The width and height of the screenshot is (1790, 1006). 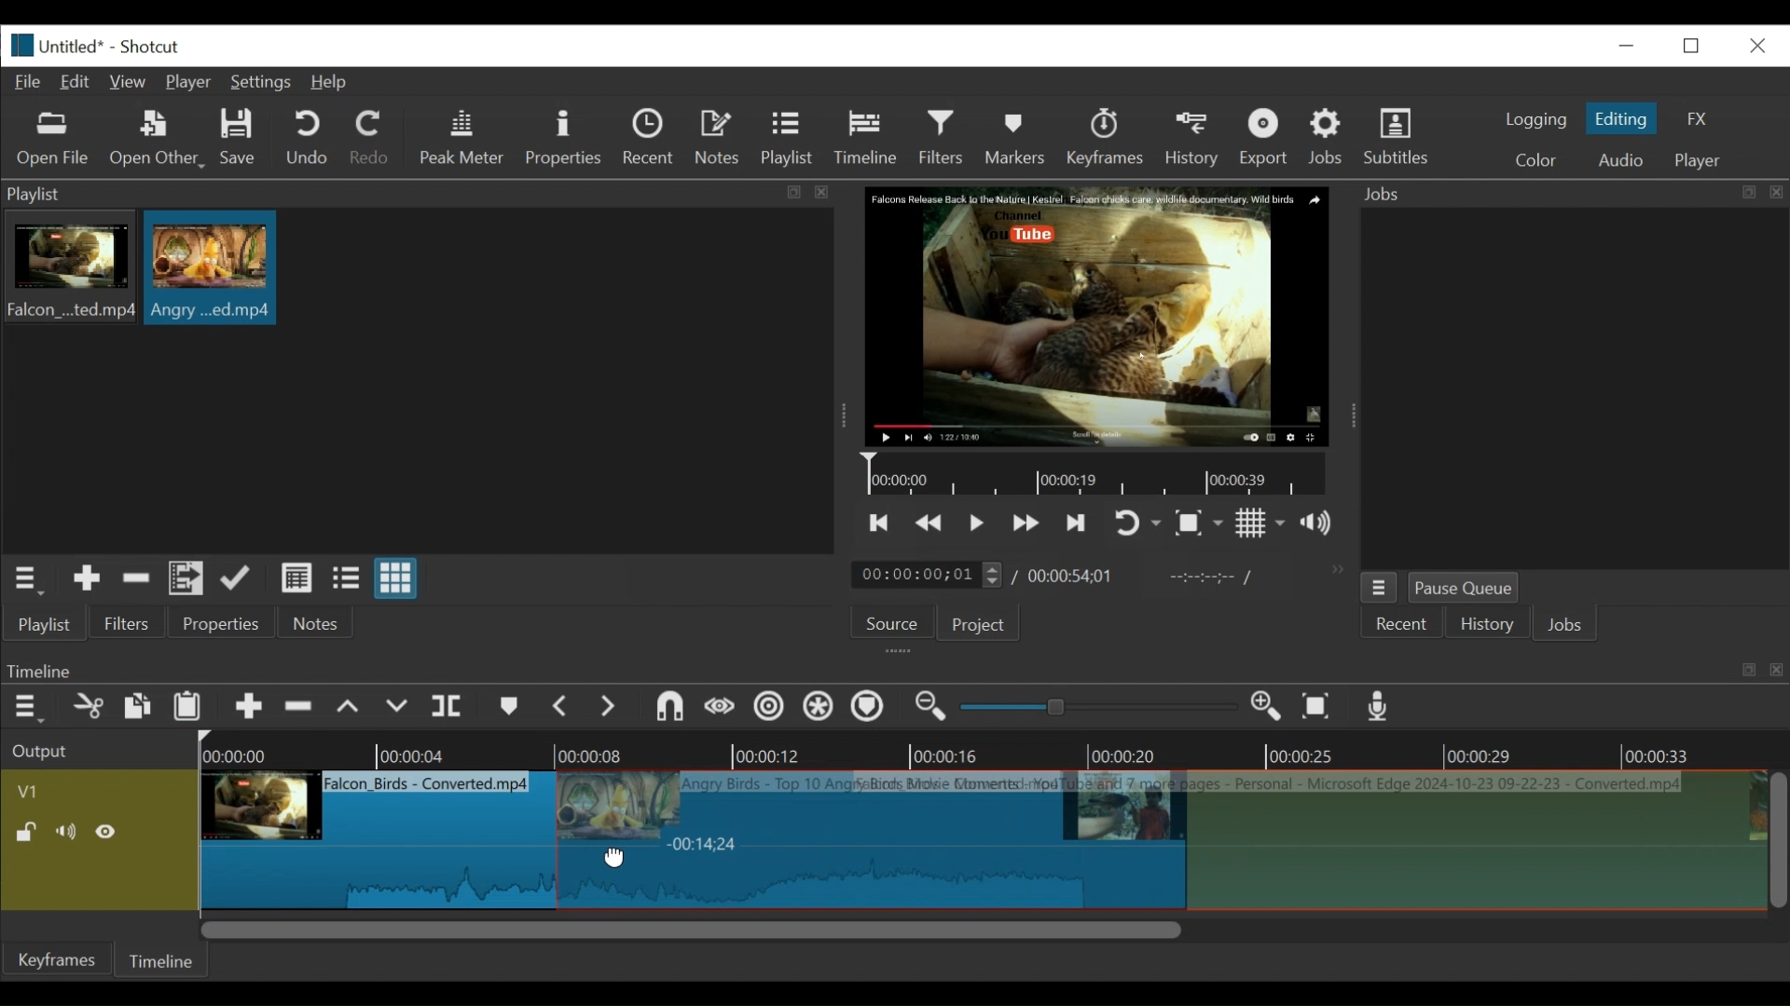 I want to click on update, so click(x=240, y=582).